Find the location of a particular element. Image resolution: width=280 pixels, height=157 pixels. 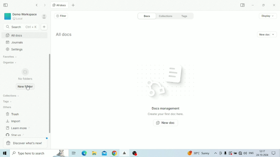

Search is located at coordinates (21, 27).